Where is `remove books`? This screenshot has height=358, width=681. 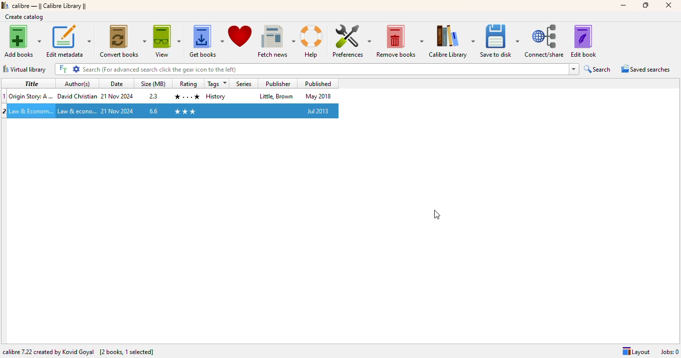
remove books is located at coordinates (400, 40).